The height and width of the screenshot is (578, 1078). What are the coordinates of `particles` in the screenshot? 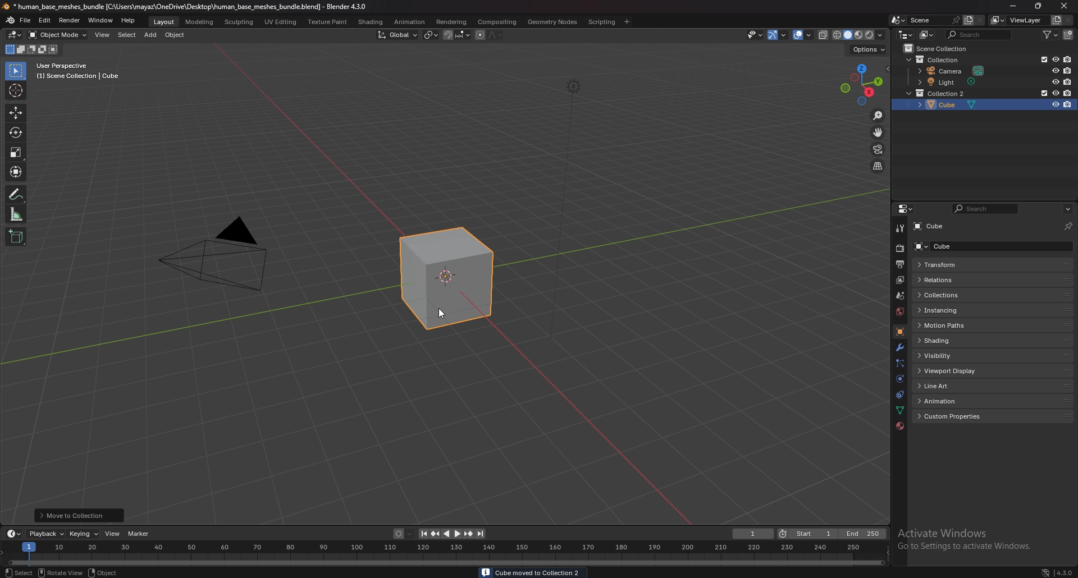 It's located at (900, 364).